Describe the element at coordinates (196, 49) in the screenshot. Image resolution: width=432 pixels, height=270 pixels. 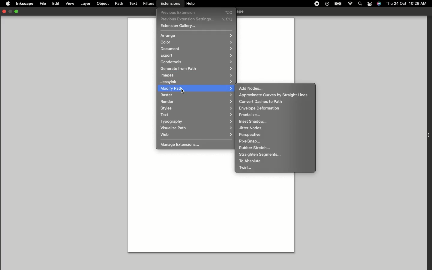
I see `Document` at that location.